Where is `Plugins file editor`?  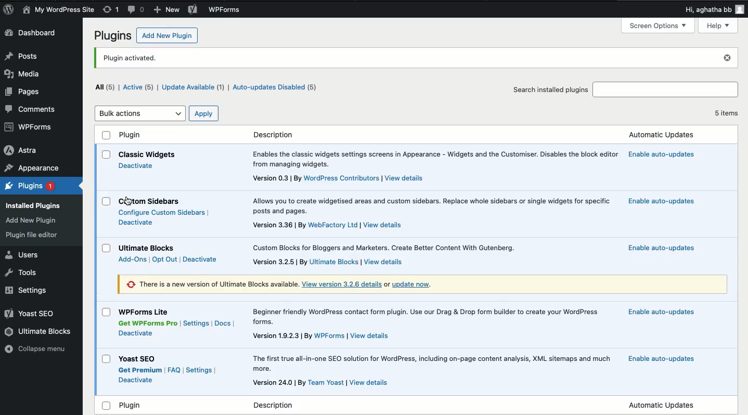 Plugins file editor is located at coordinates (34, 235).